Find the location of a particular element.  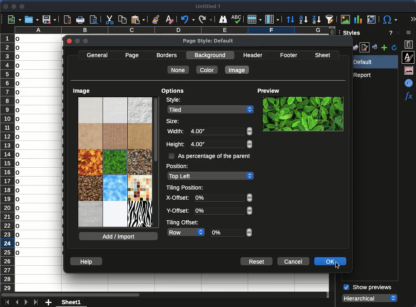

color is located at coordinates (207, 70).